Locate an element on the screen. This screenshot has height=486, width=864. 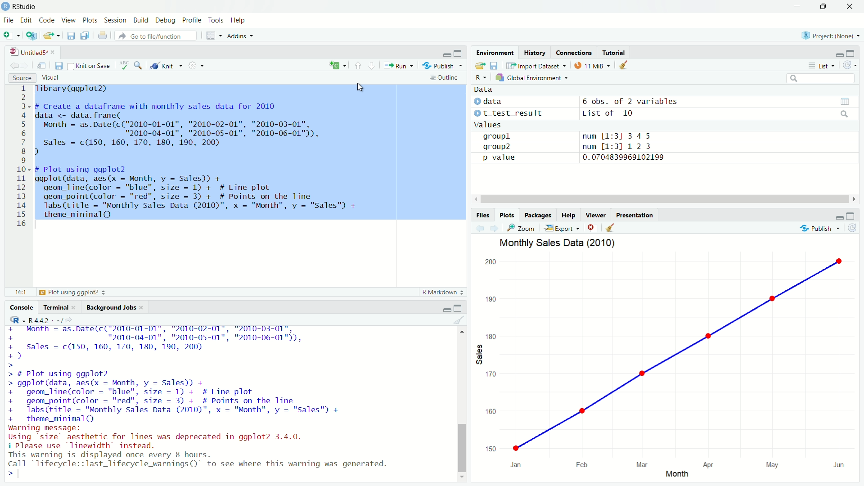
15:18 is located at coordinates (20, 292).